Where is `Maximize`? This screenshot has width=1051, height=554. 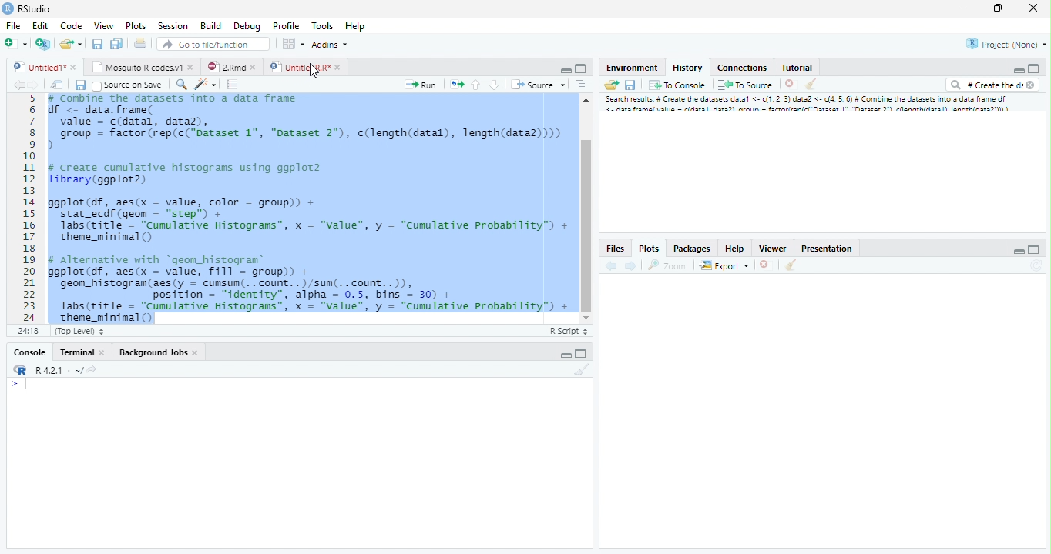 Maximize is located at coordinates (581, 68).